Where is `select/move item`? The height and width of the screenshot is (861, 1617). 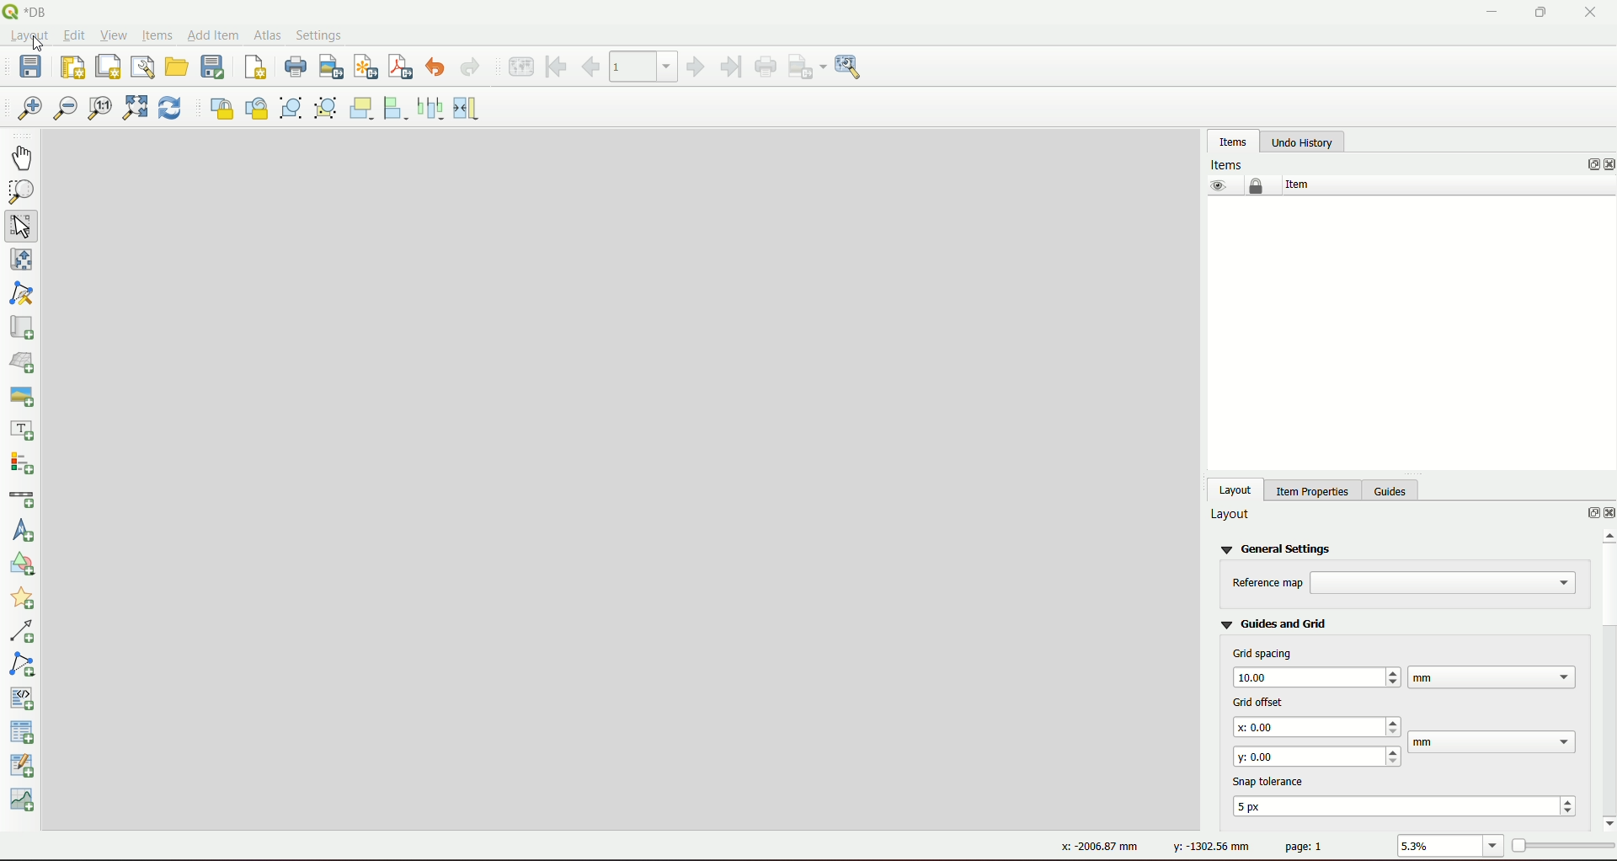
select/move item is located at coordinates (24, 226).